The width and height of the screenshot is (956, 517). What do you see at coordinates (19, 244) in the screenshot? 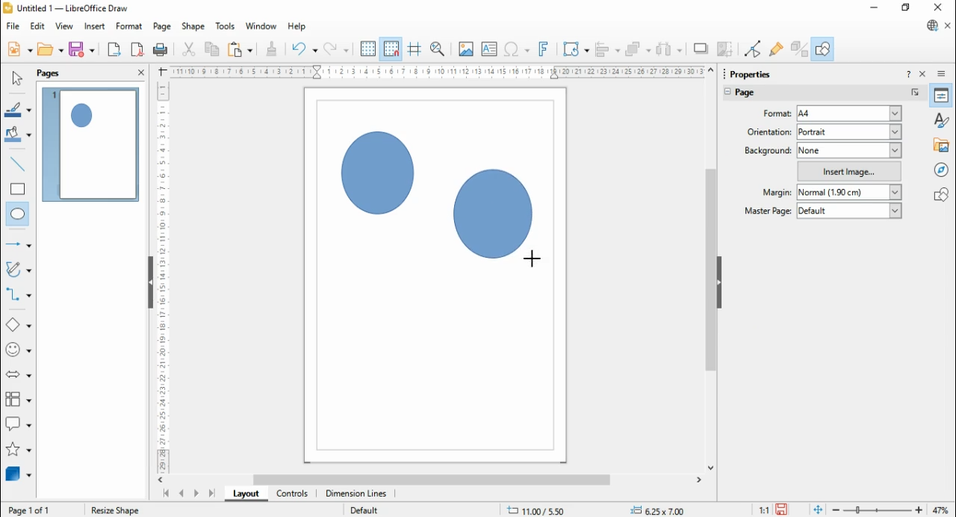
I see `line and arrows` at bounding box center [19, 244].